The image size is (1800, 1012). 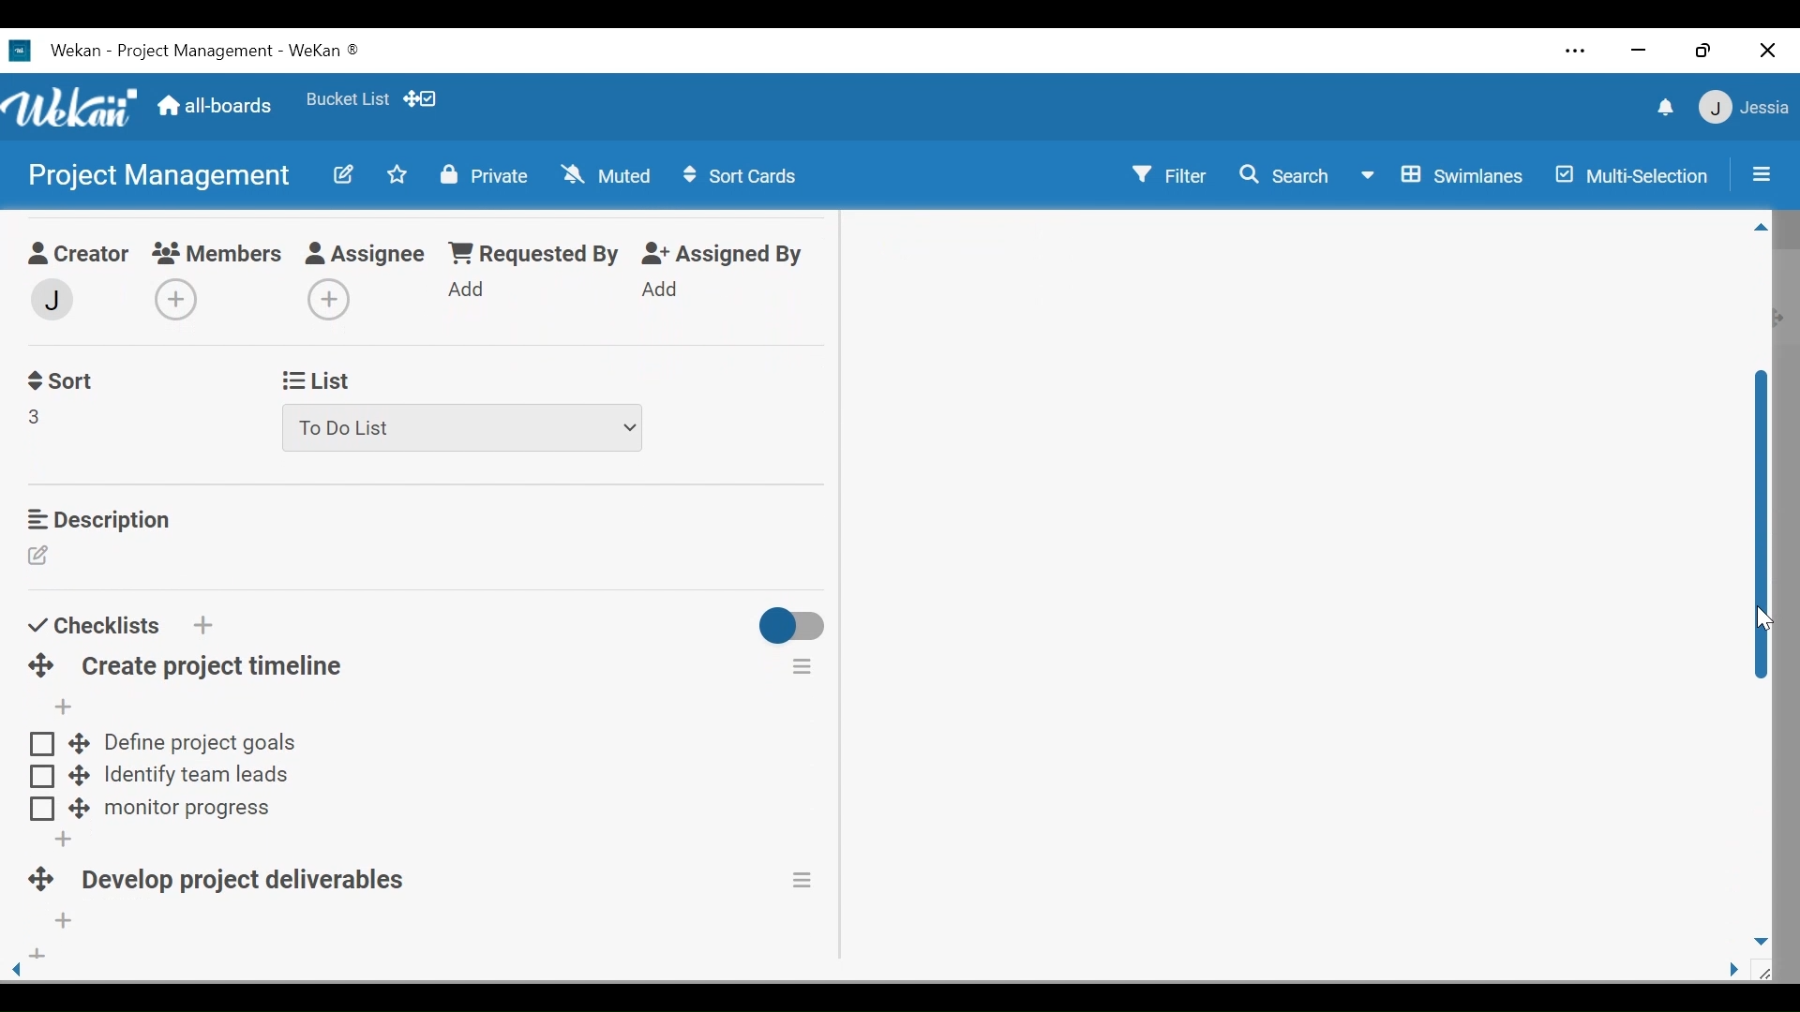 I want to click on Search, so click(x=1287, y=178).